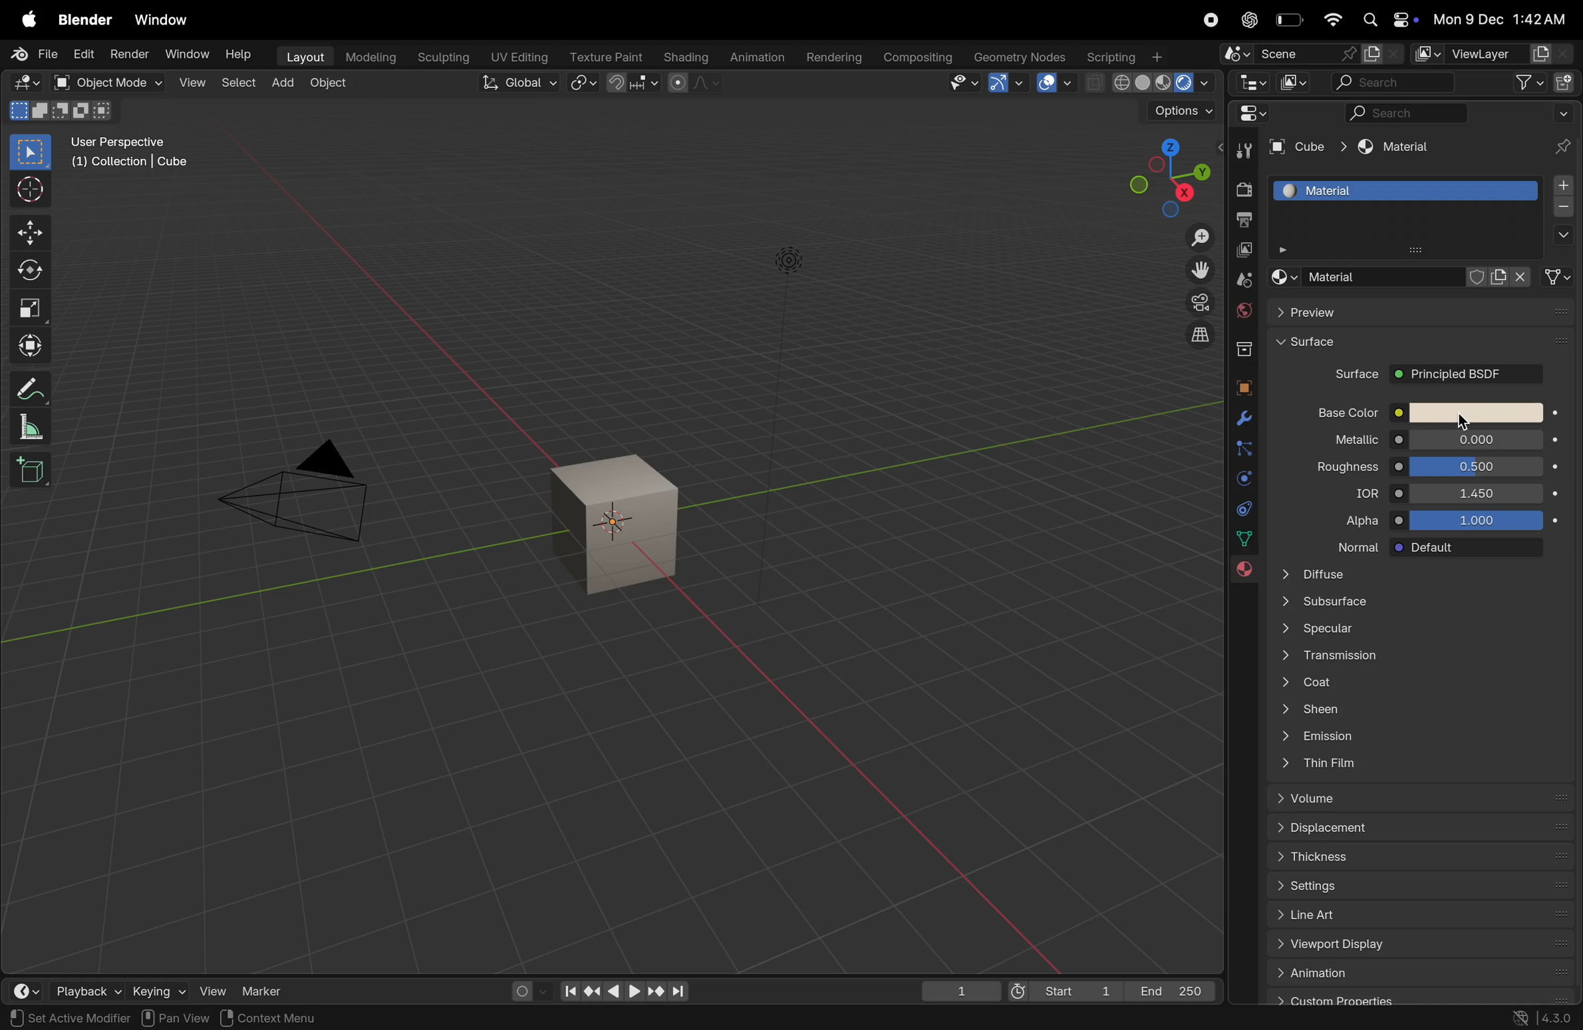 Image resolution: width=1583 pixels, height=1030 pixels. Describe the element at coordinates (1411, 659) in the screenshot. I see `Transition` at that location.